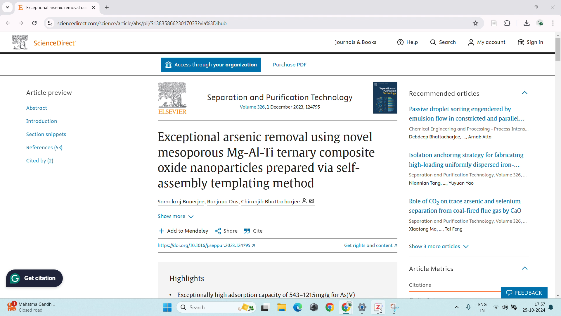 The height and width of the screenshot is (316, 561). I want to click on Logo, so click(172, 94).